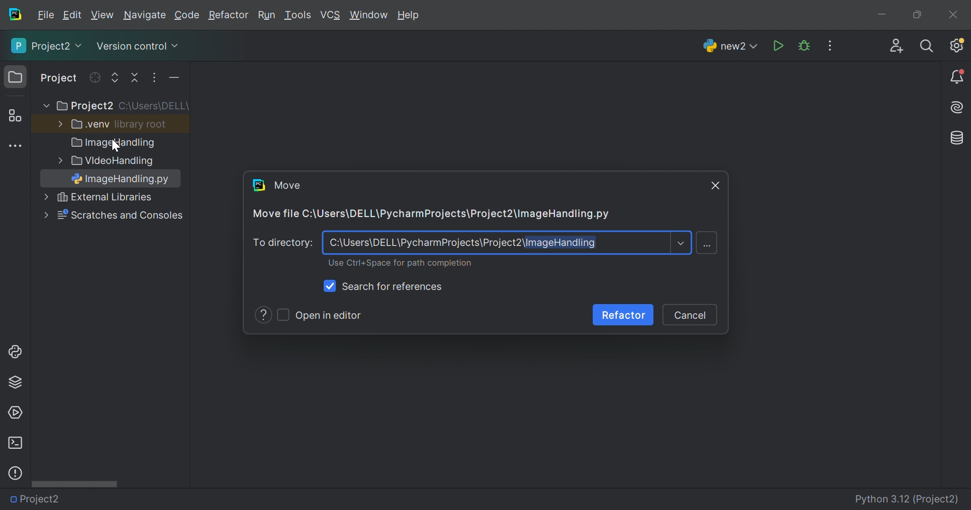 The height and width of the screenshot is (510, 971). I want to click on More tool windows, so click(17, 146).